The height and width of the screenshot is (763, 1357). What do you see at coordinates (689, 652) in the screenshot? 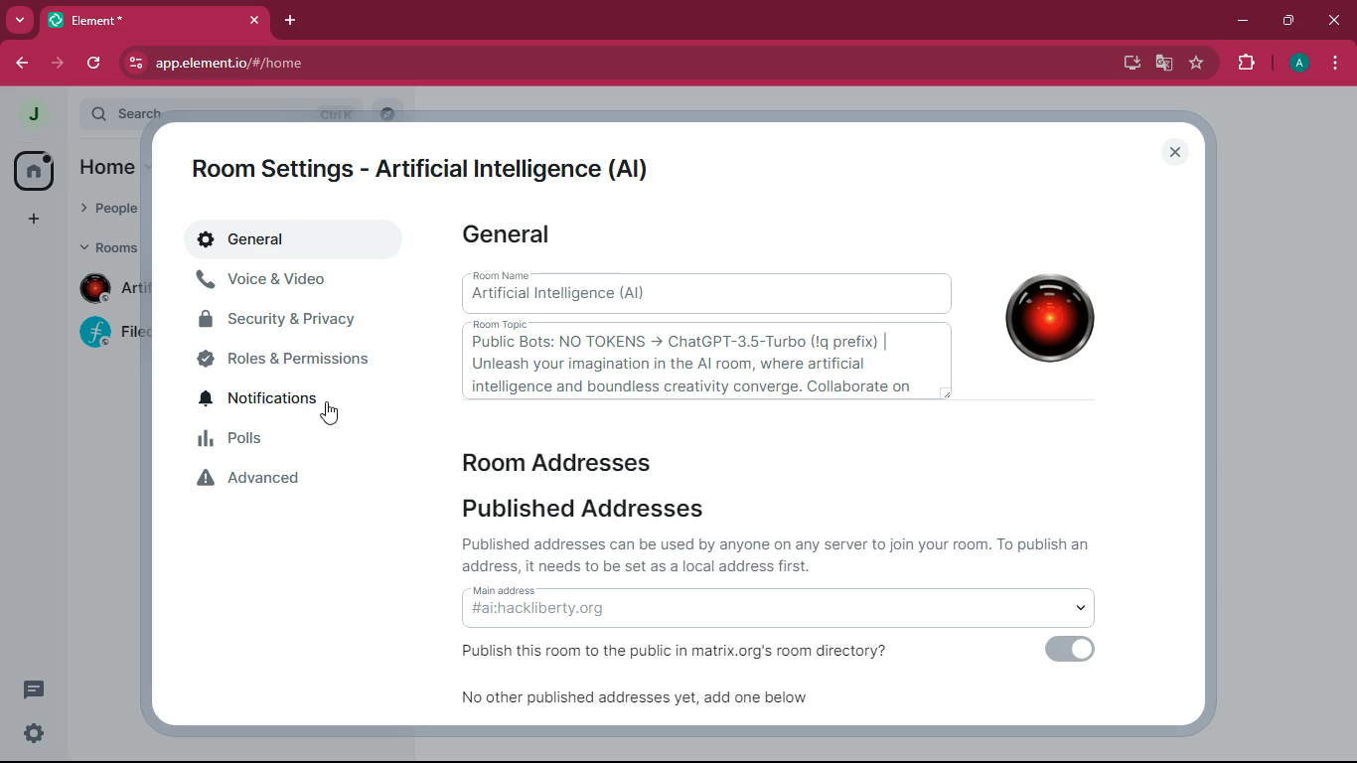
I see `publish room` at bounding box center [689, 652].